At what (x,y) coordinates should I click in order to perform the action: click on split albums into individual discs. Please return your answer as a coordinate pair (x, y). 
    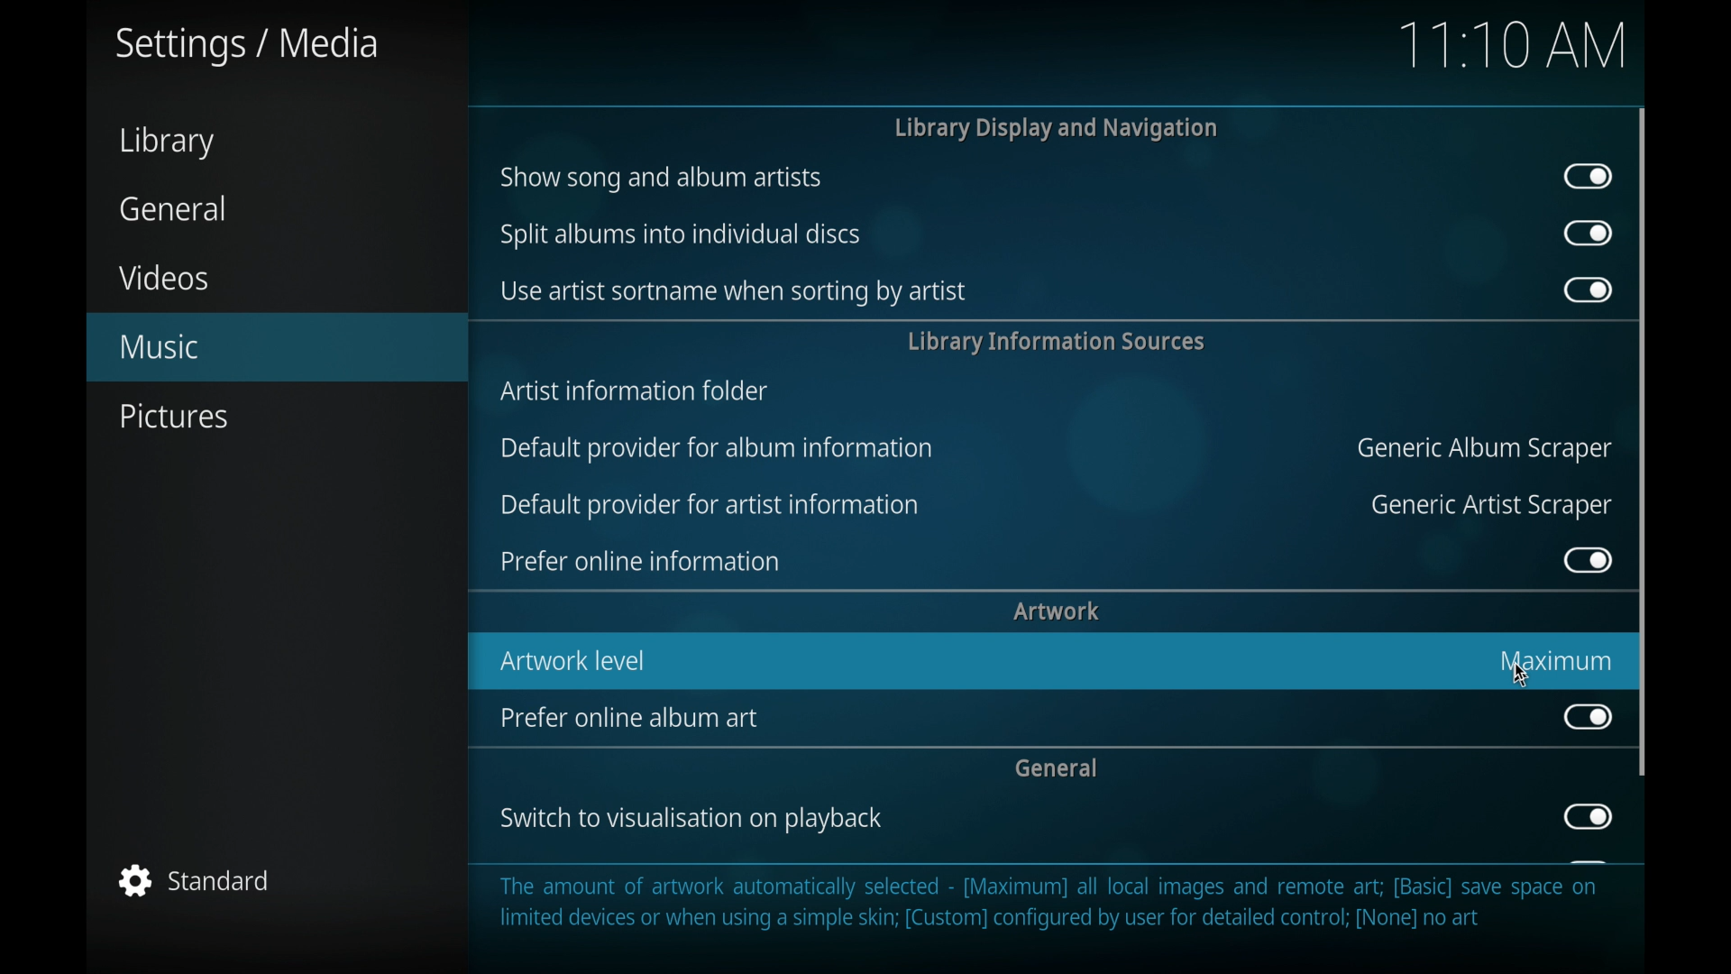
    Looking at the image, I should click on (681, 235).